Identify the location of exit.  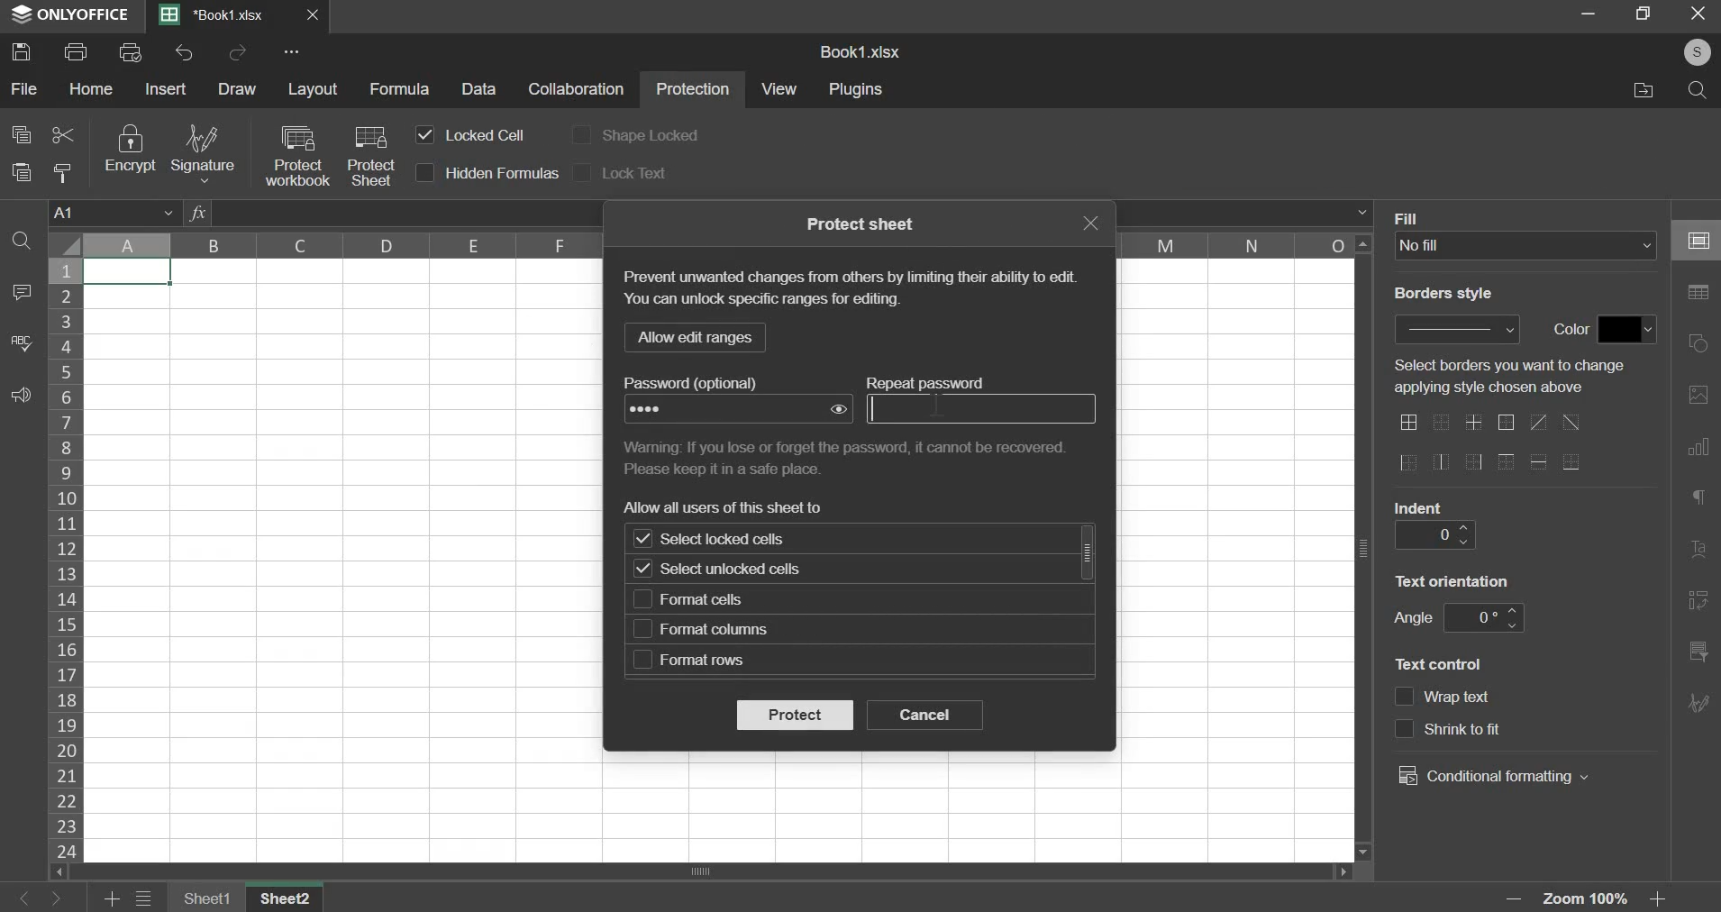
(1089, 223).